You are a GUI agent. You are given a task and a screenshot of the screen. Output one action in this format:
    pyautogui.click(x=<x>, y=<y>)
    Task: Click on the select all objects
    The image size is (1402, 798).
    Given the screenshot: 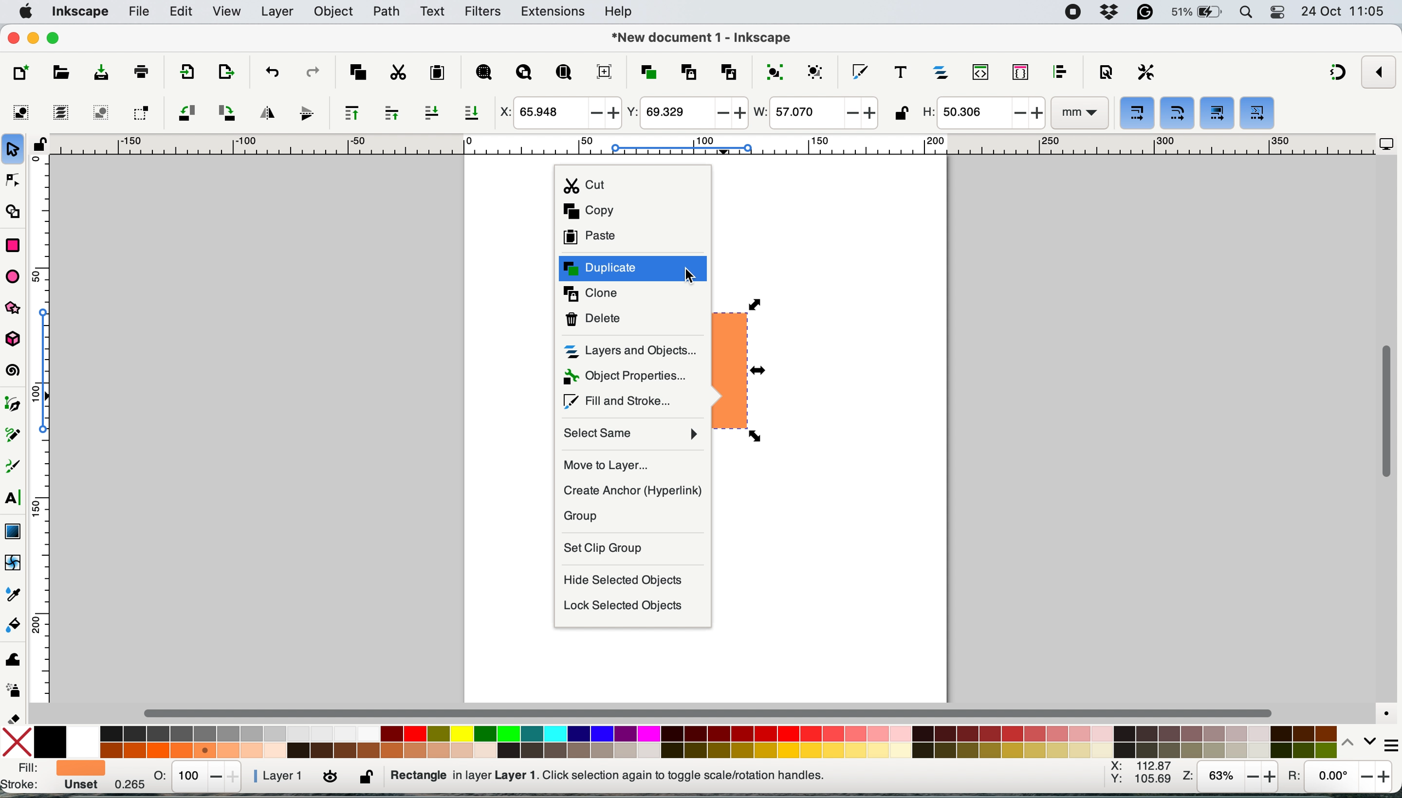 What is the action you would take?
    pyautogui.click(x=24, y=112)
    